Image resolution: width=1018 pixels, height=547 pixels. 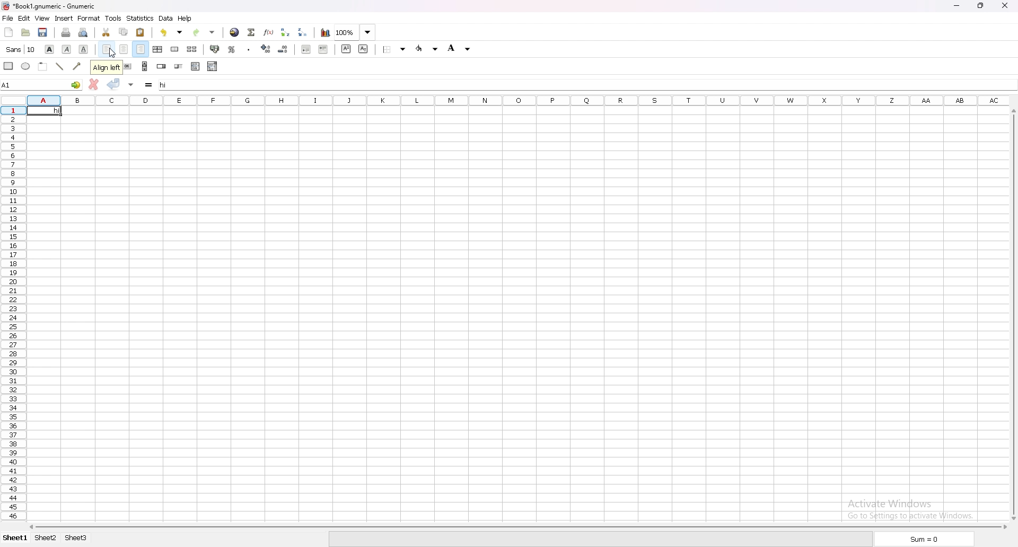 What do you see at coordinates (268, 32) in the screenshot?
I see `function` at bounding box center [268, 32].